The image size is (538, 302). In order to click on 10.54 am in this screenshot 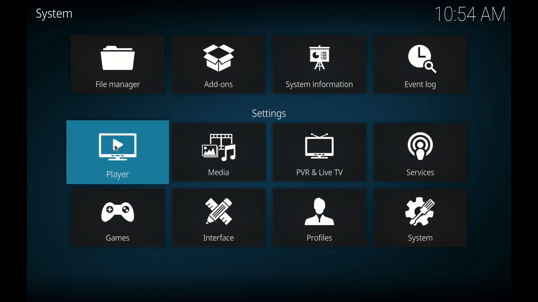, I will do `click(470, 15)`.